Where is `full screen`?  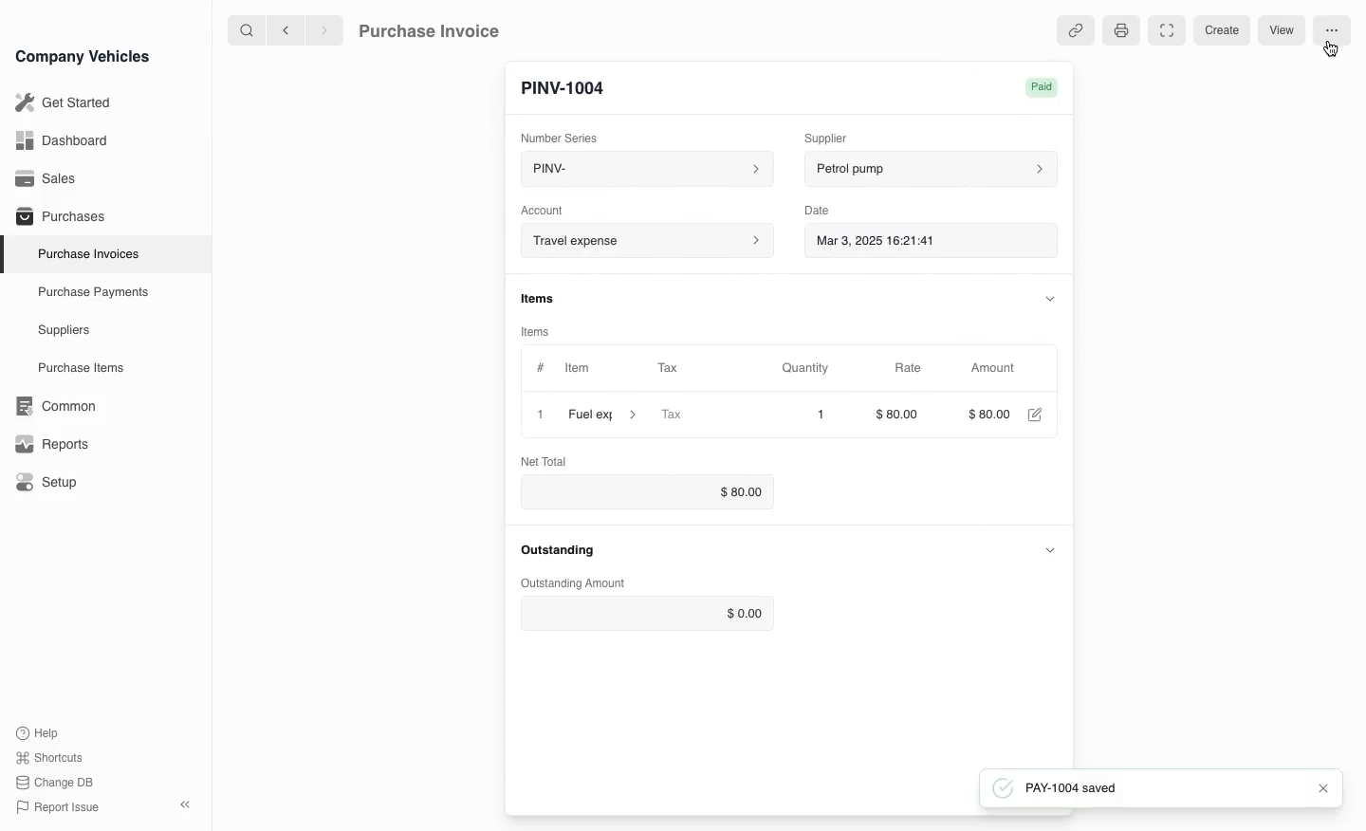 full screen is located at coordinates (1167, 30).